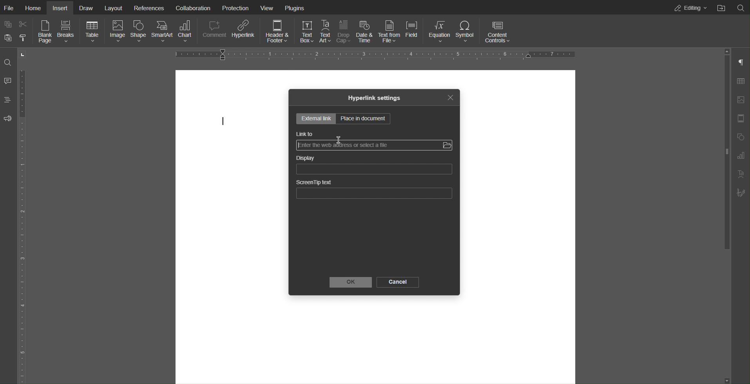 This screenshot has width=750, height=384. I want to click on Text Box, so click(307, 32).